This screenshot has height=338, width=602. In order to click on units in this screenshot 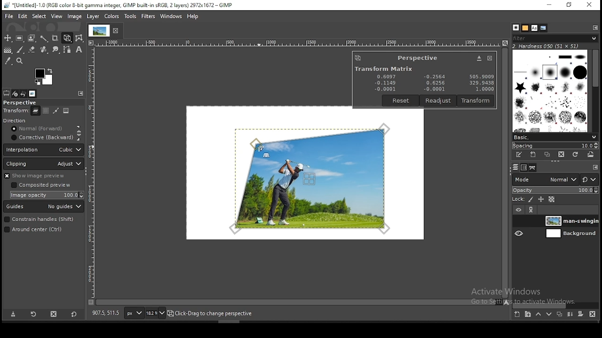, I will do `click(134, 313)`.